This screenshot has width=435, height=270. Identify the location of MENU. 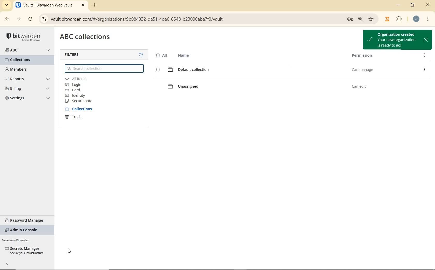
(428, 18).